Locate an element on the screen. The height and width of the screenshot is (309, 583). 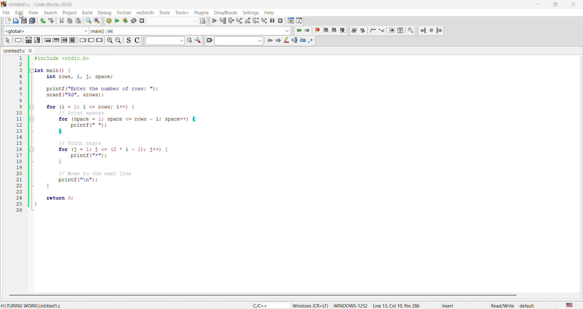
redo is located at coordinates (52, 21).